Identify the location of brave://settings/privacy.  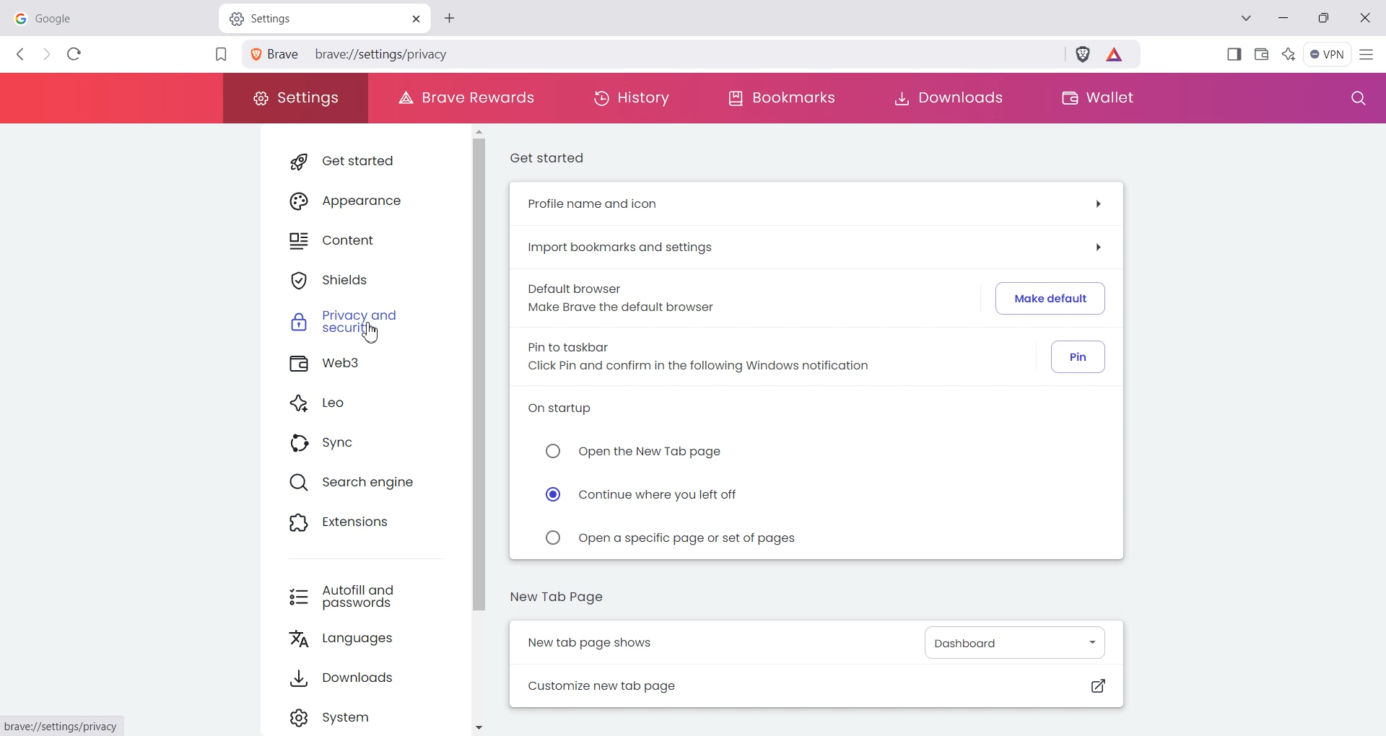
(385, 53).